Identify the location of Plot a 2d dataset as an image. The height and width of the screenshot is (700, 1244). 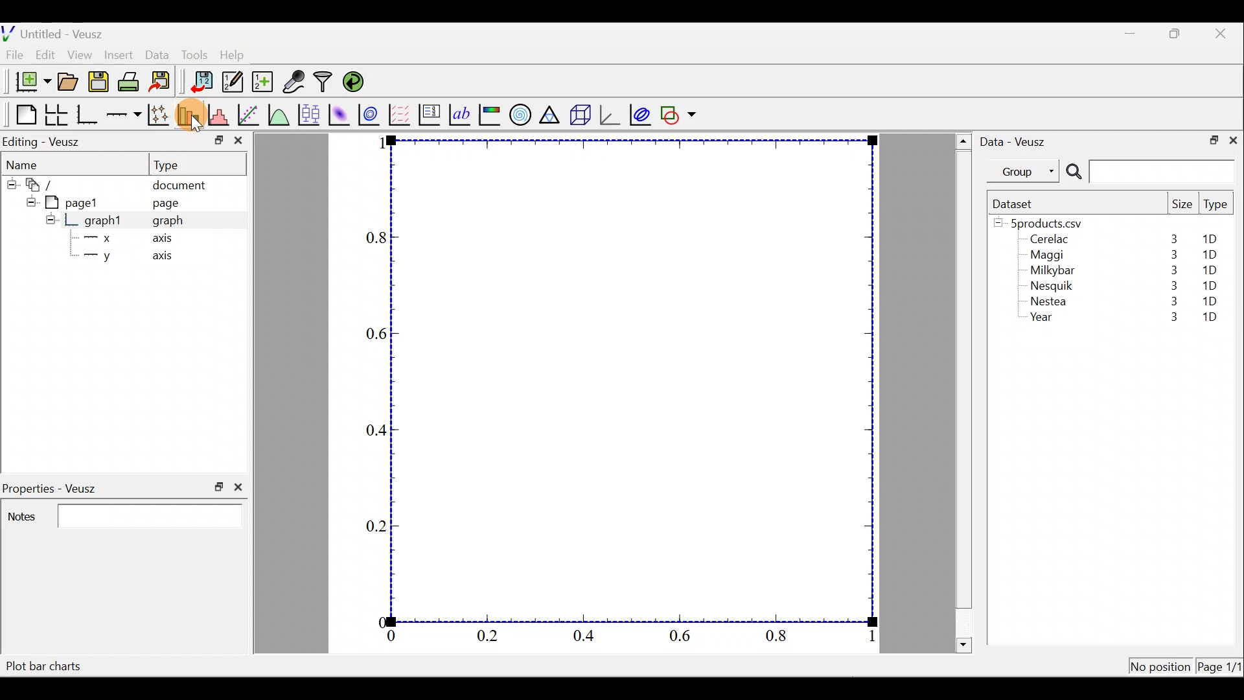
(341, 113).